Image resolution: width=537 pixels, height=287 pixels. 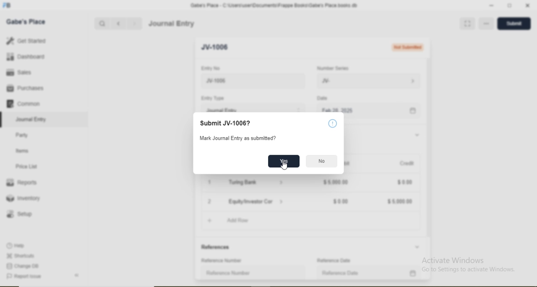 I want to click on Items, so click(x=22, y=151).